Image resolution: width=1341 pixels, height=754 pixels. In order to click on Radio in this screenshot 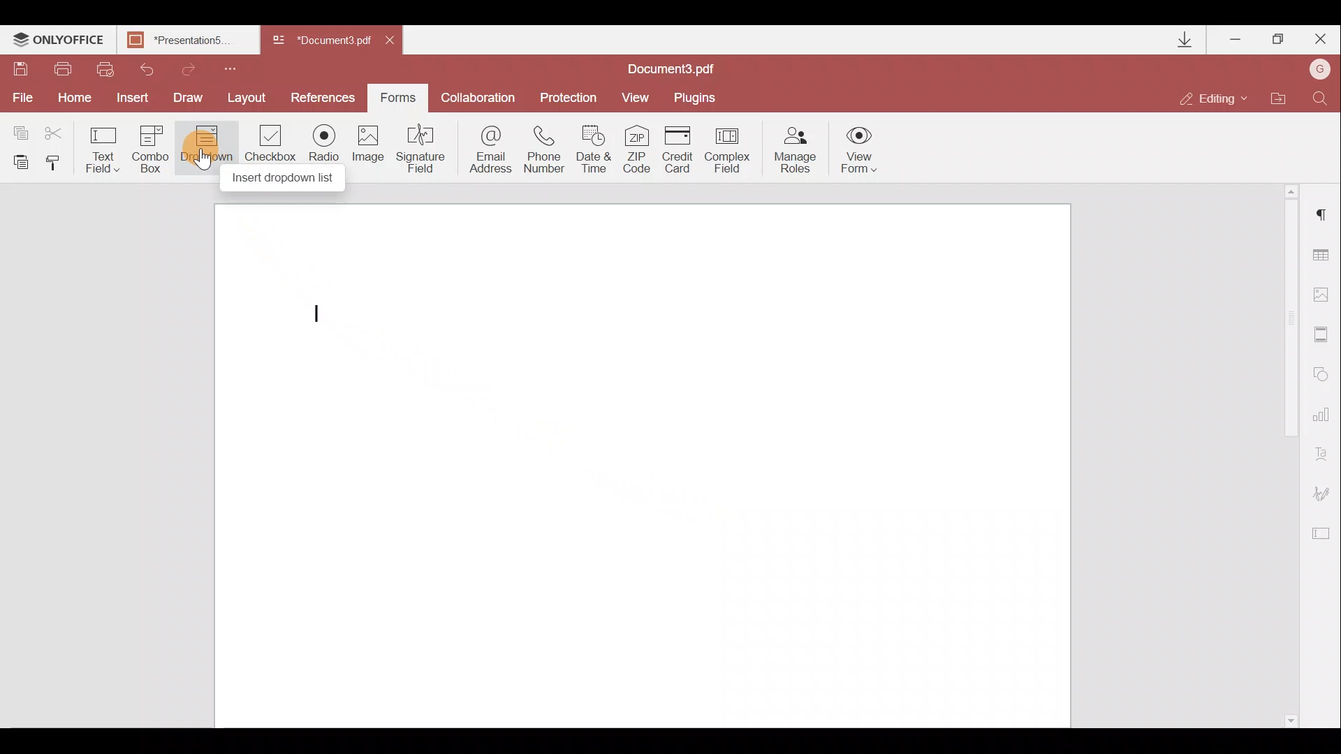, I will do `click(326, 145)`.